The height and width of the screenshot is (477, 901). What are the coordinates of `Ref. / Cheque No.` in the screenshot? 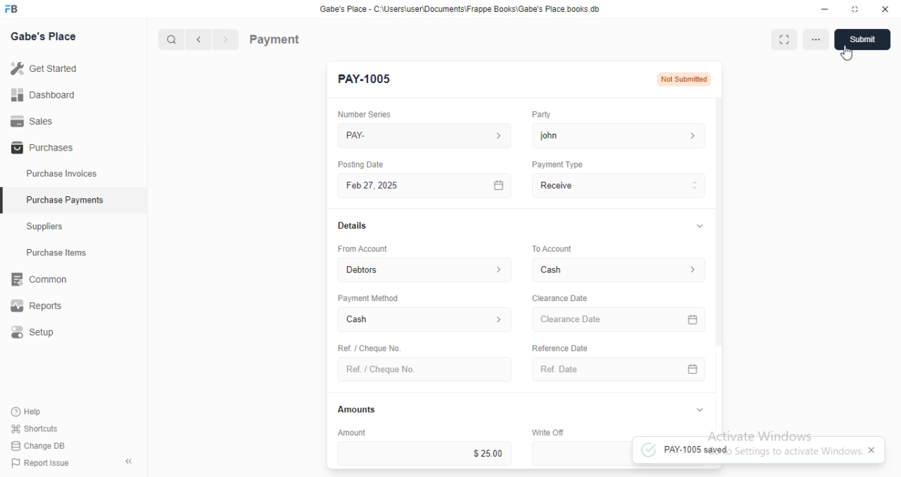 It's located at (424, 369).